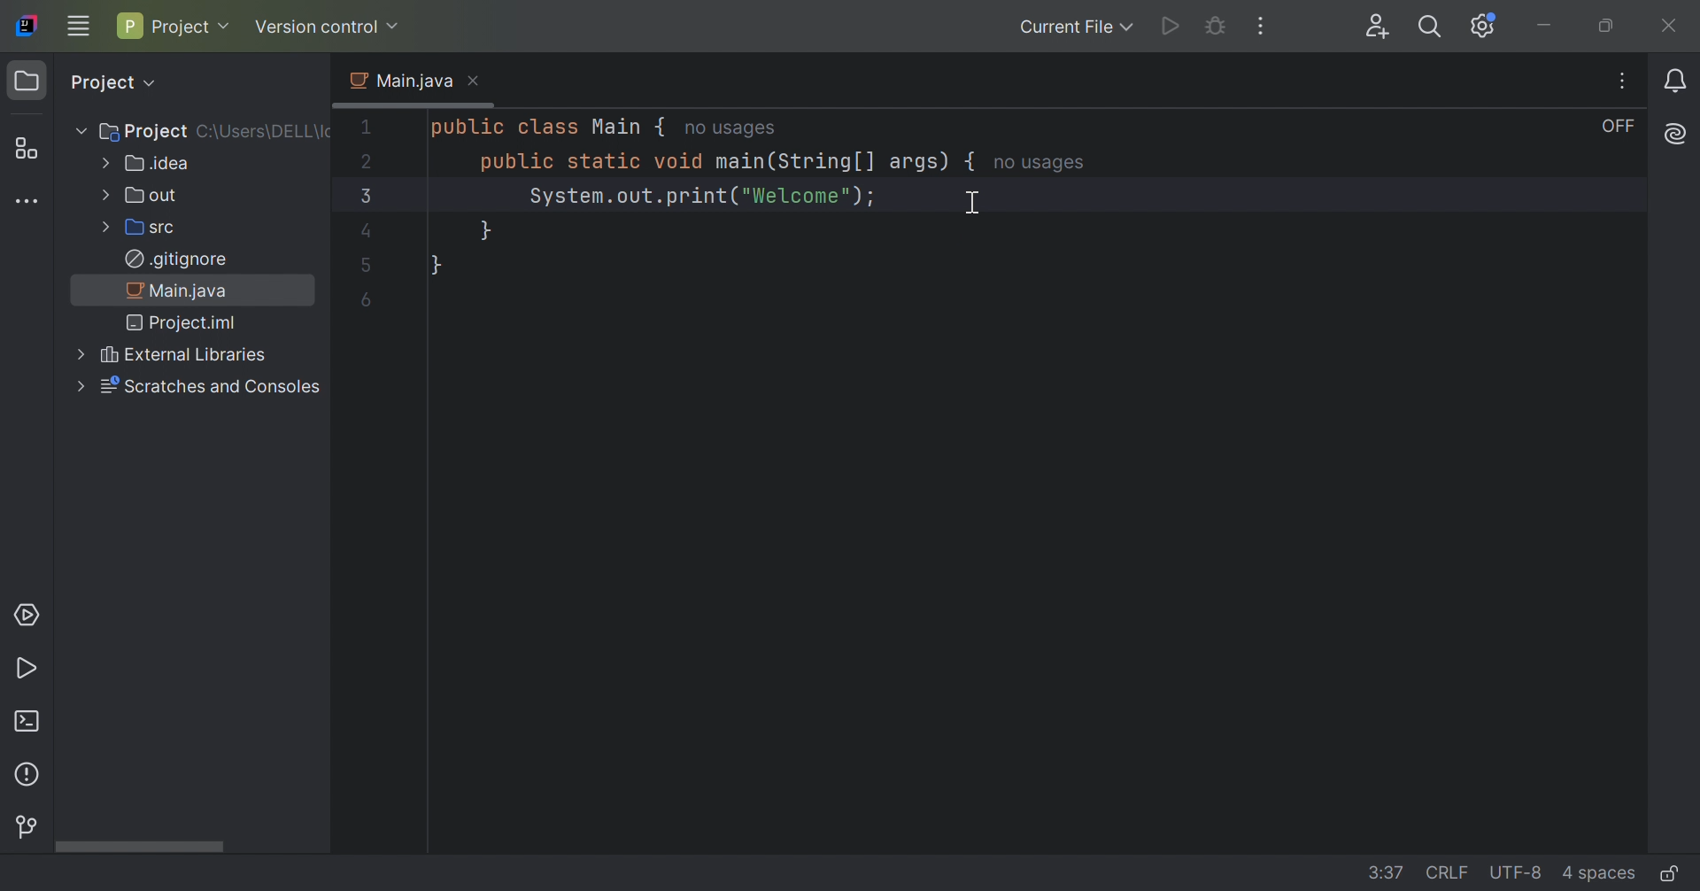 The height and width of the screenshot is (891, 1700). Describe the element at coordinates (700, 198) in the screenshot. I see `System.out.print("Welcome");` at that location.